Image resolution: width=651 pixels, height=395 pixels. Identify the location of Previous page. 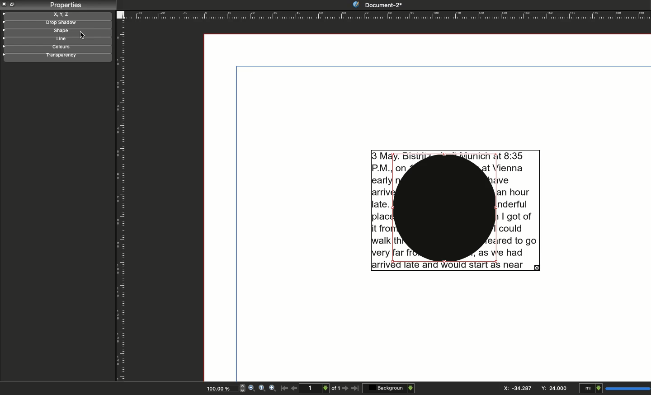
(294, 387).